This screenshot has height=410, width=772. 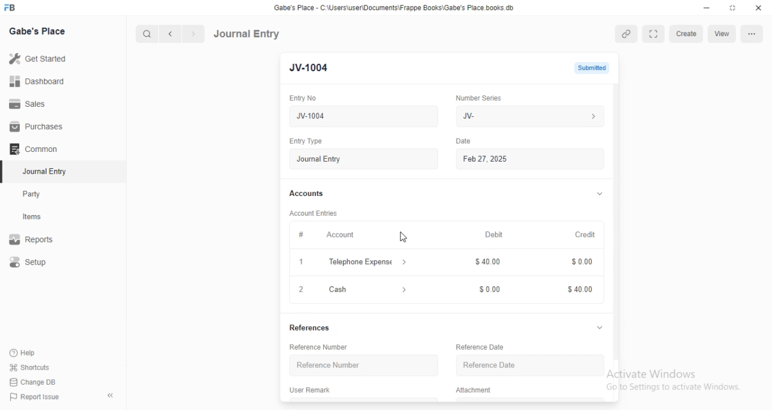 What do you see at coordinates (144, 34) in the screenshot?
I see `Search` at bounding box center [144, 34].